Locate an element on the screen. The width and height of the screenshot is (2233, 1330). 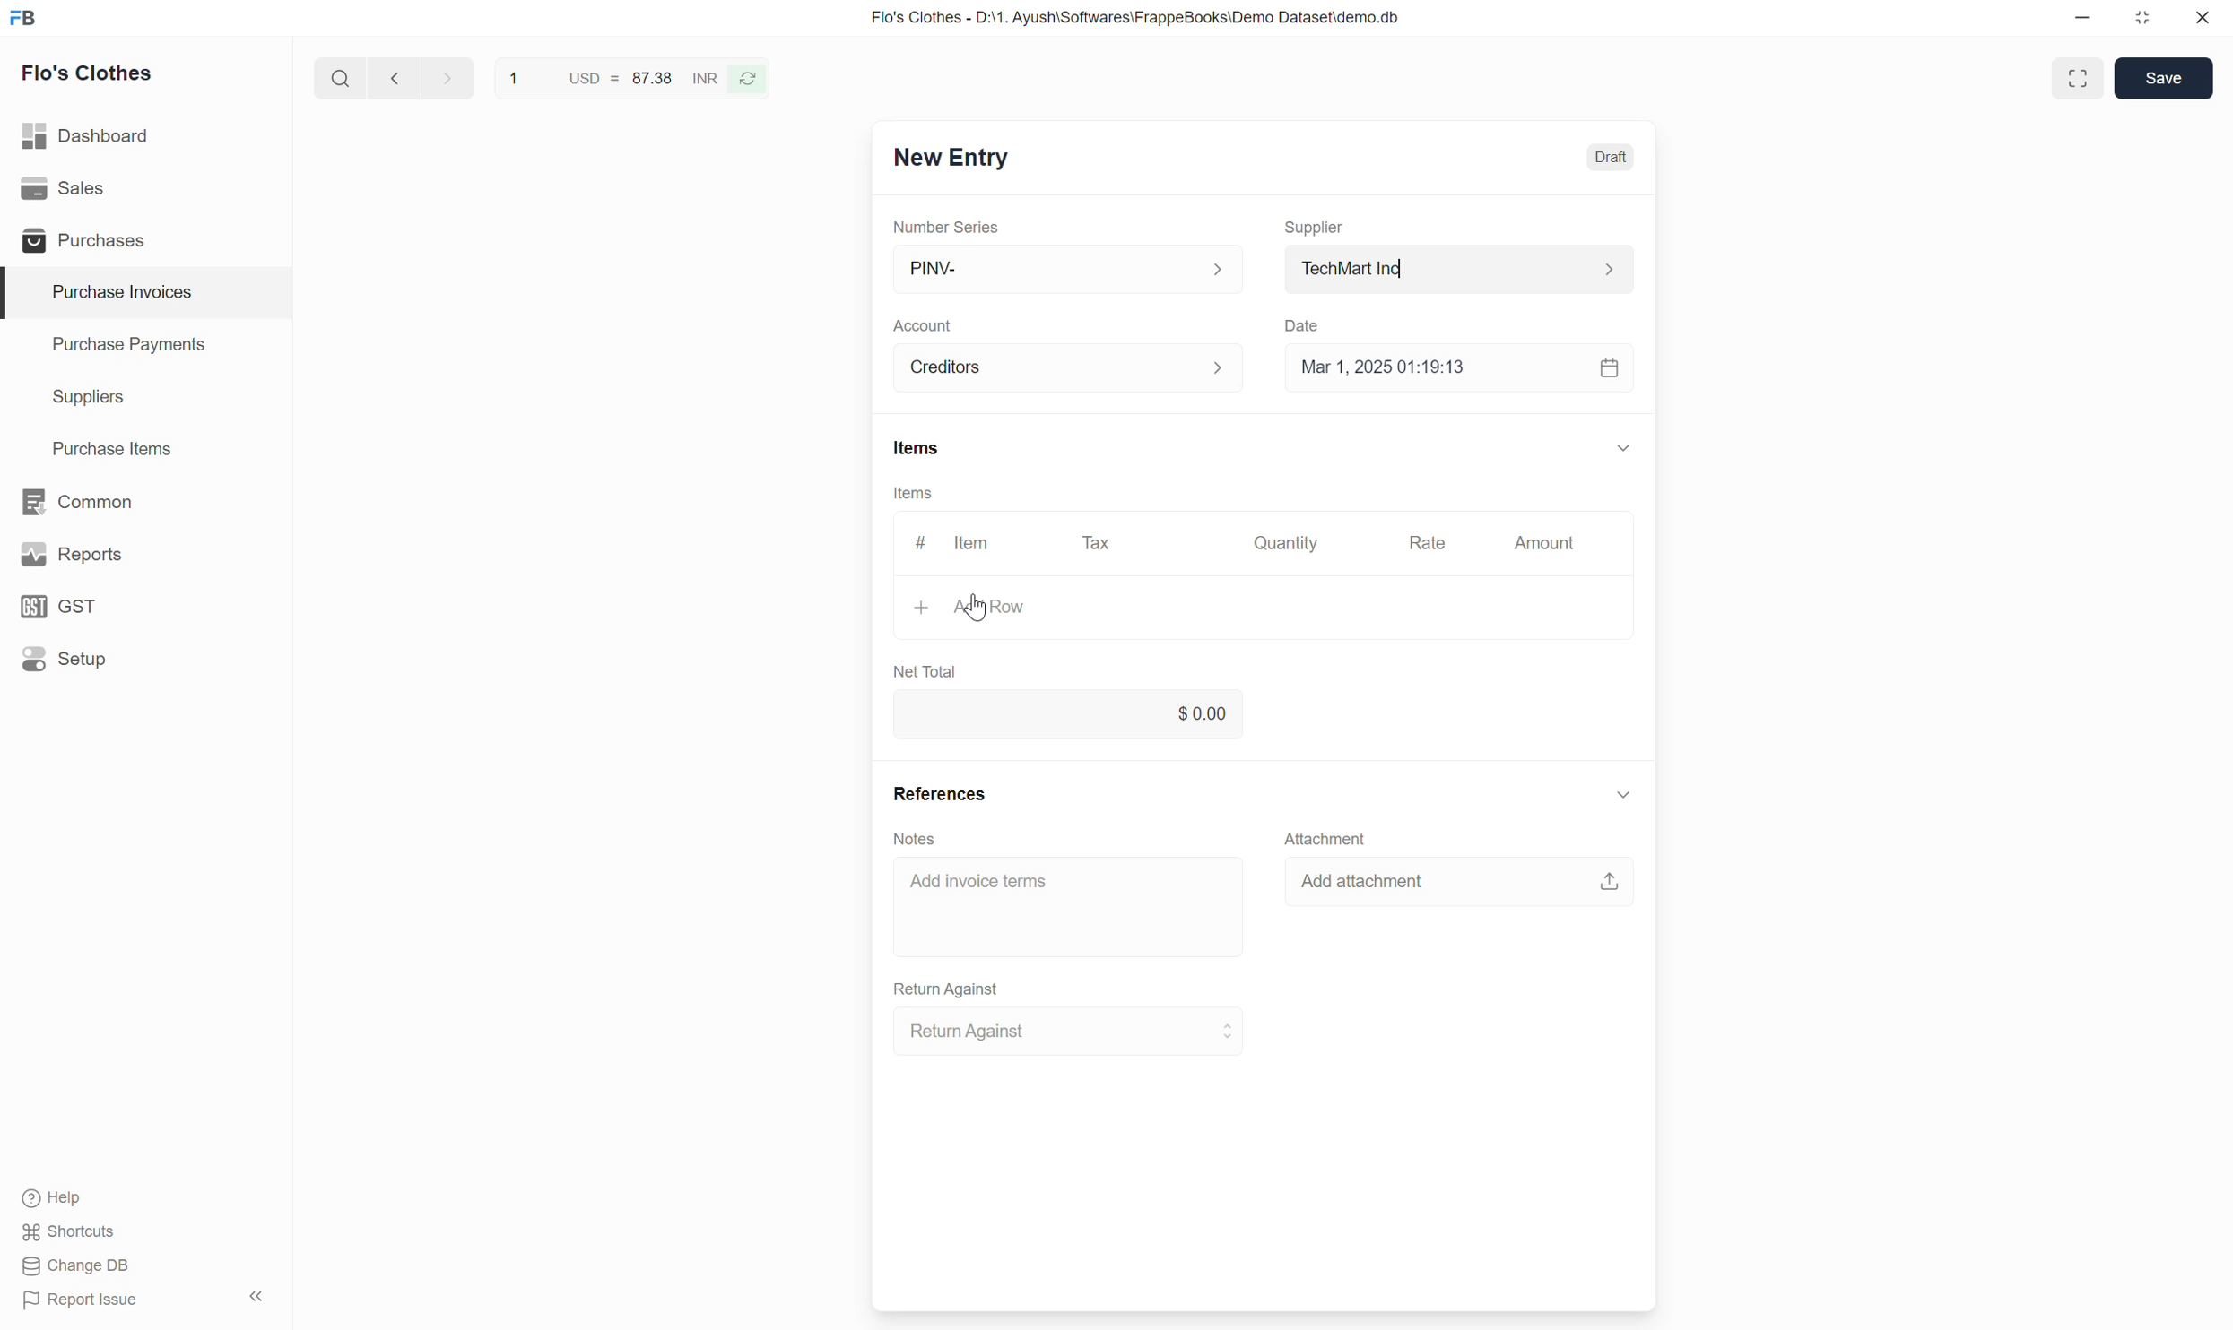
Dashboard is located at coordinates (88, 132).